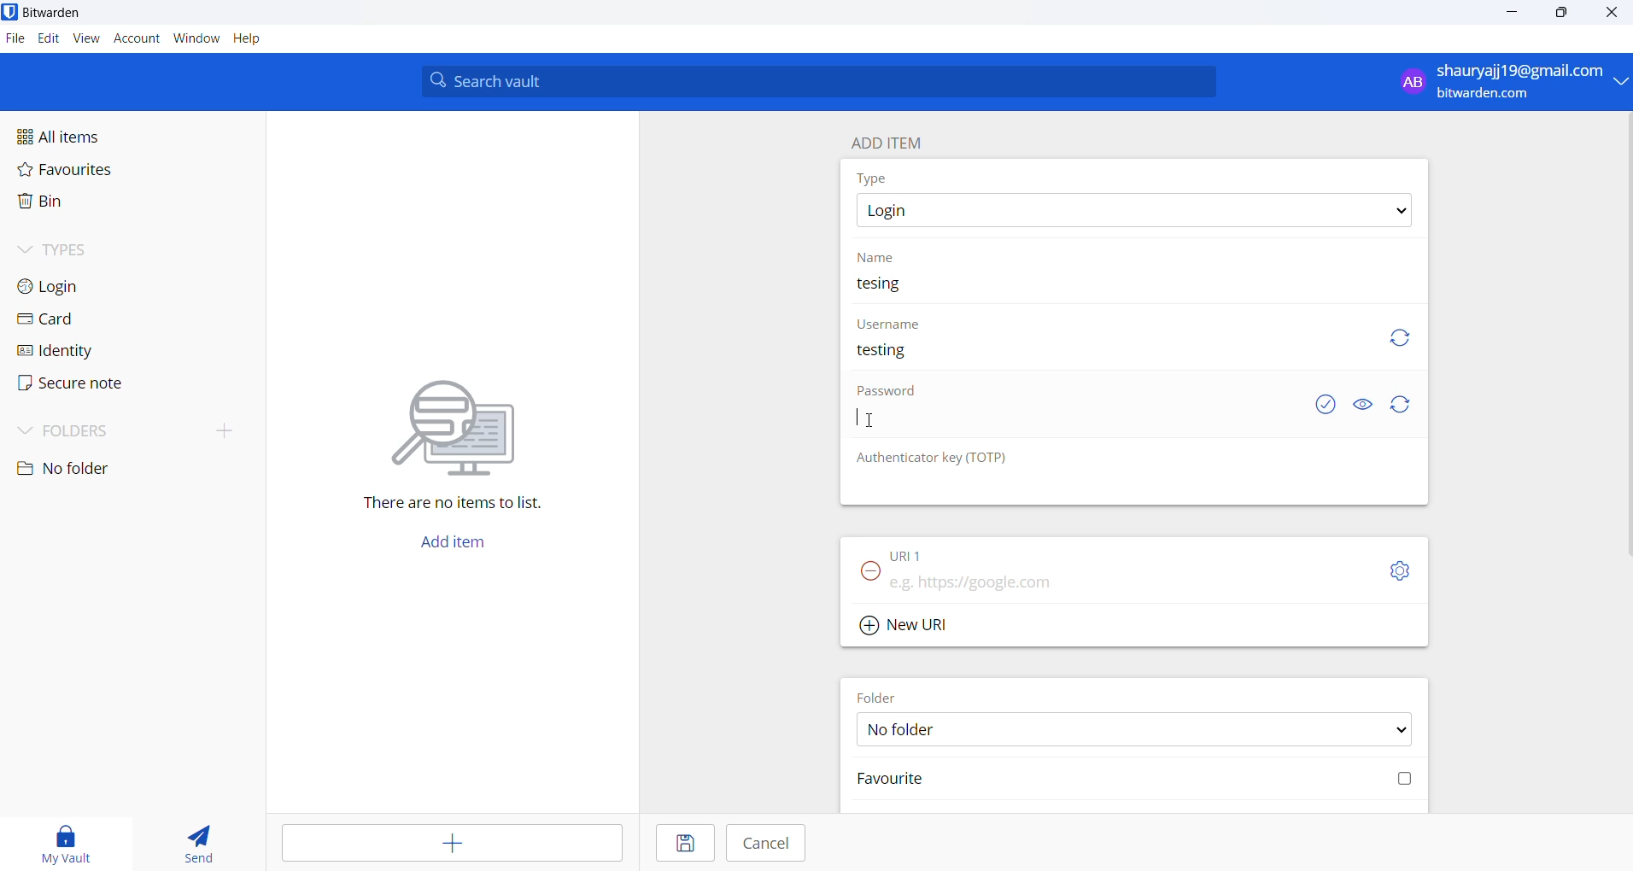 This screenshot has height=871, width=1633. What do you see at coordinates (1403, 572) in the screenshot?
I see `URL settings` at bounding box center [1403, 572].